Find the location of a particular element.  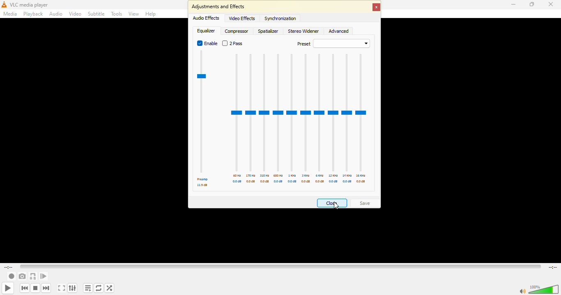

adjustments and effects is located at coordinates (218, 7).